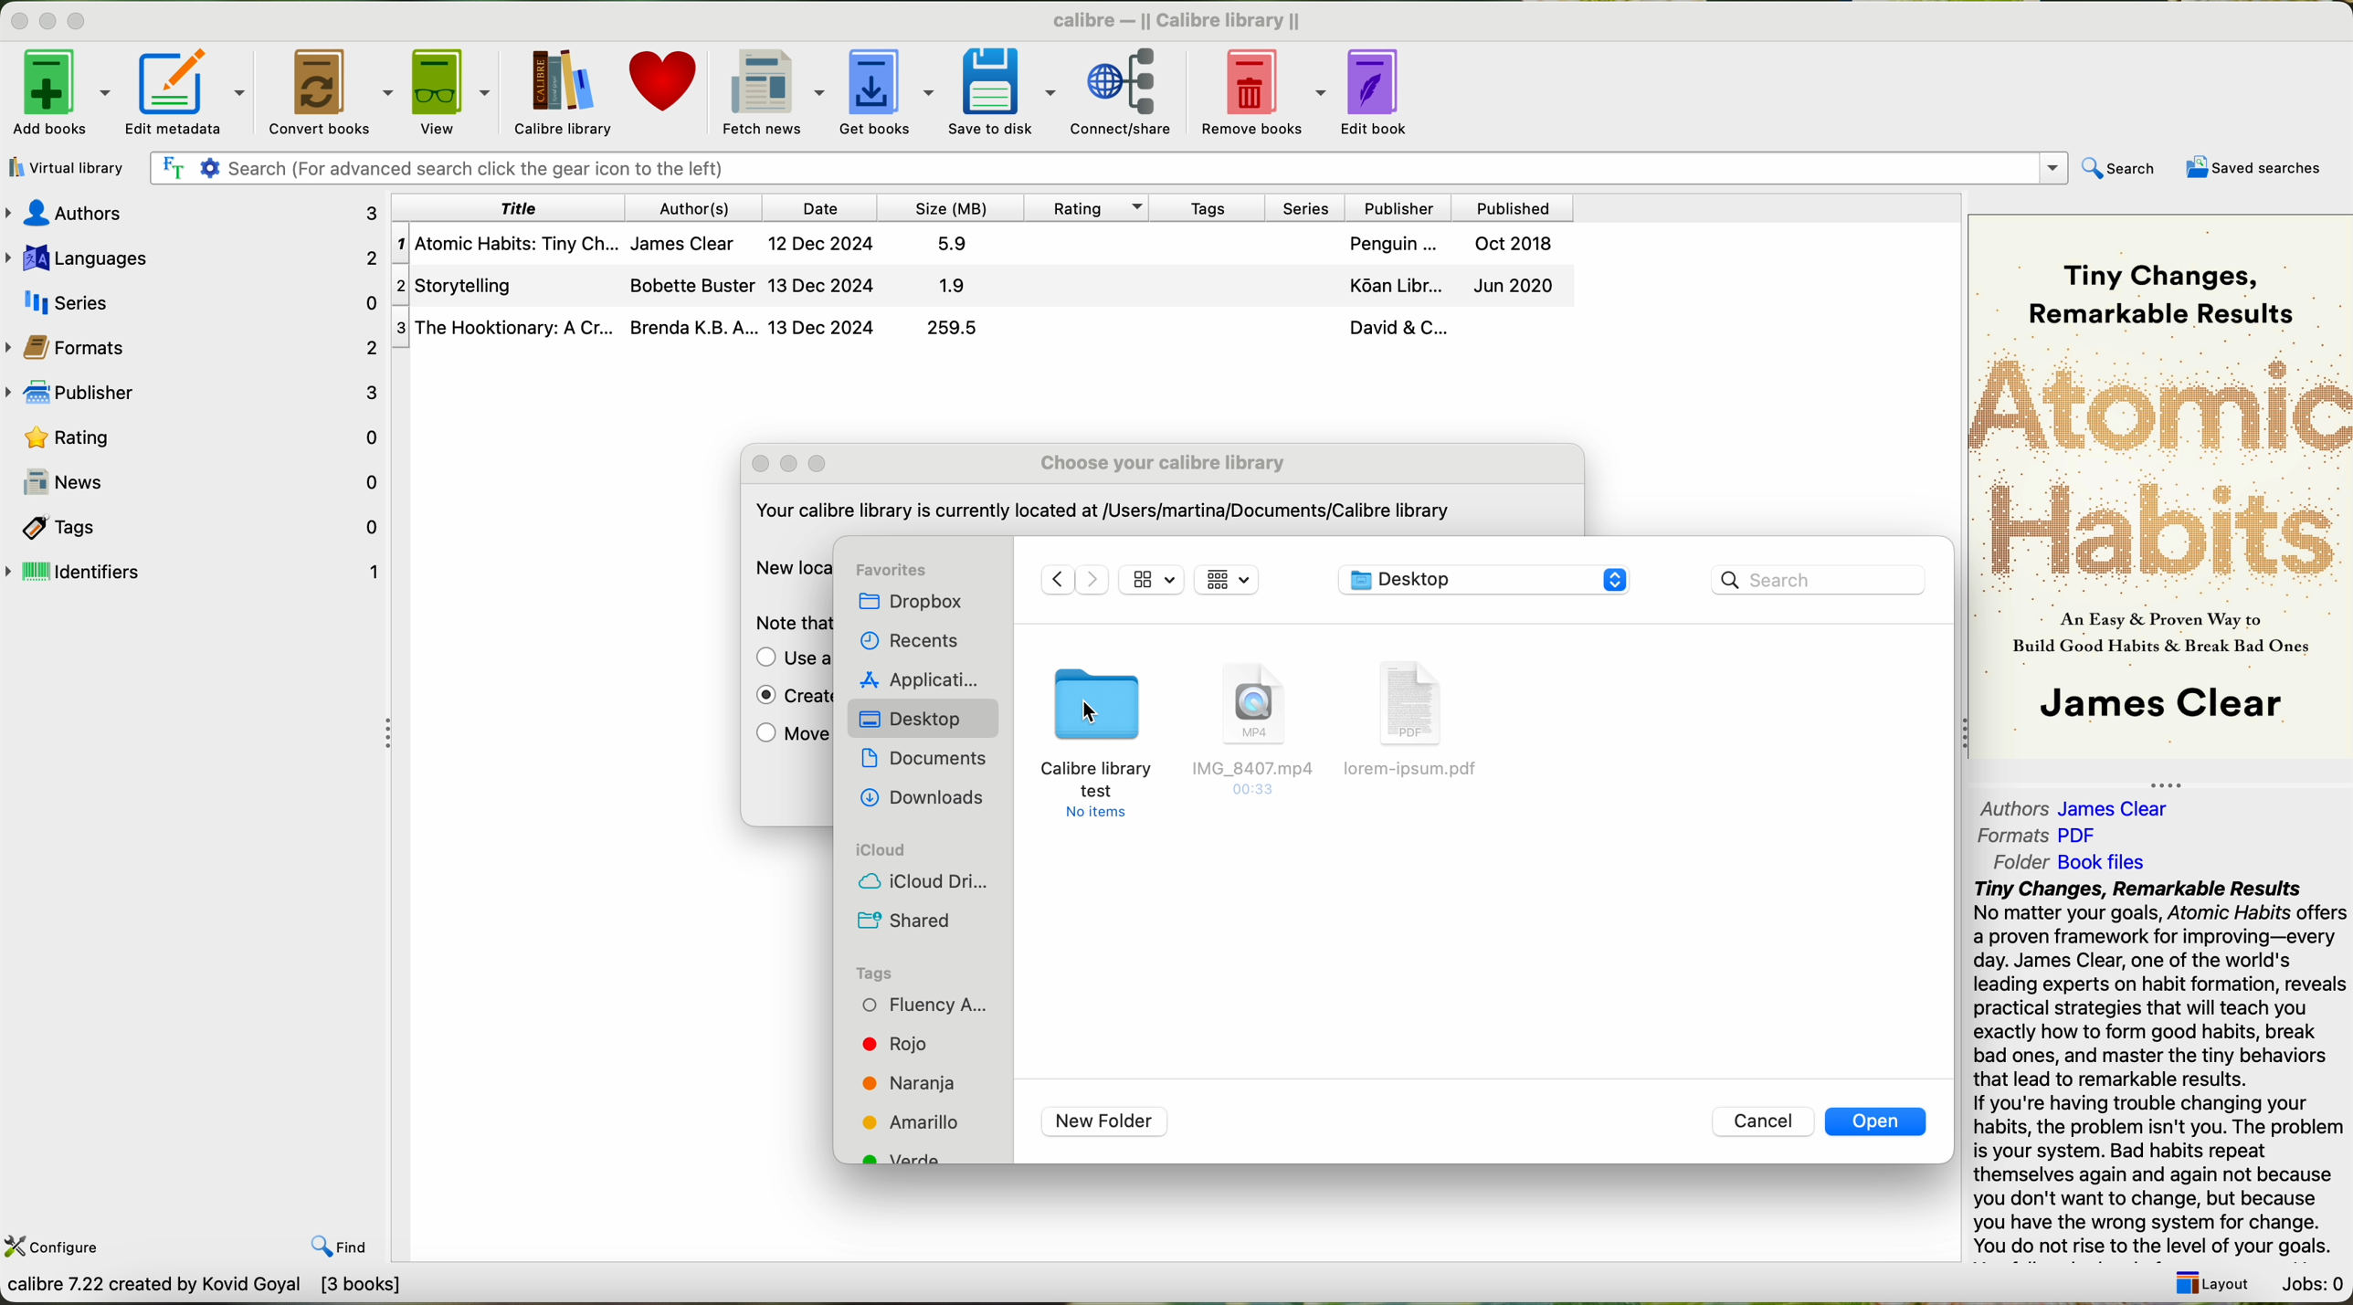 The image size is (2353, 1305). Describe the element at coordinates (1163, 463) in the screenshot. I see `choose your calibre library` at that location.